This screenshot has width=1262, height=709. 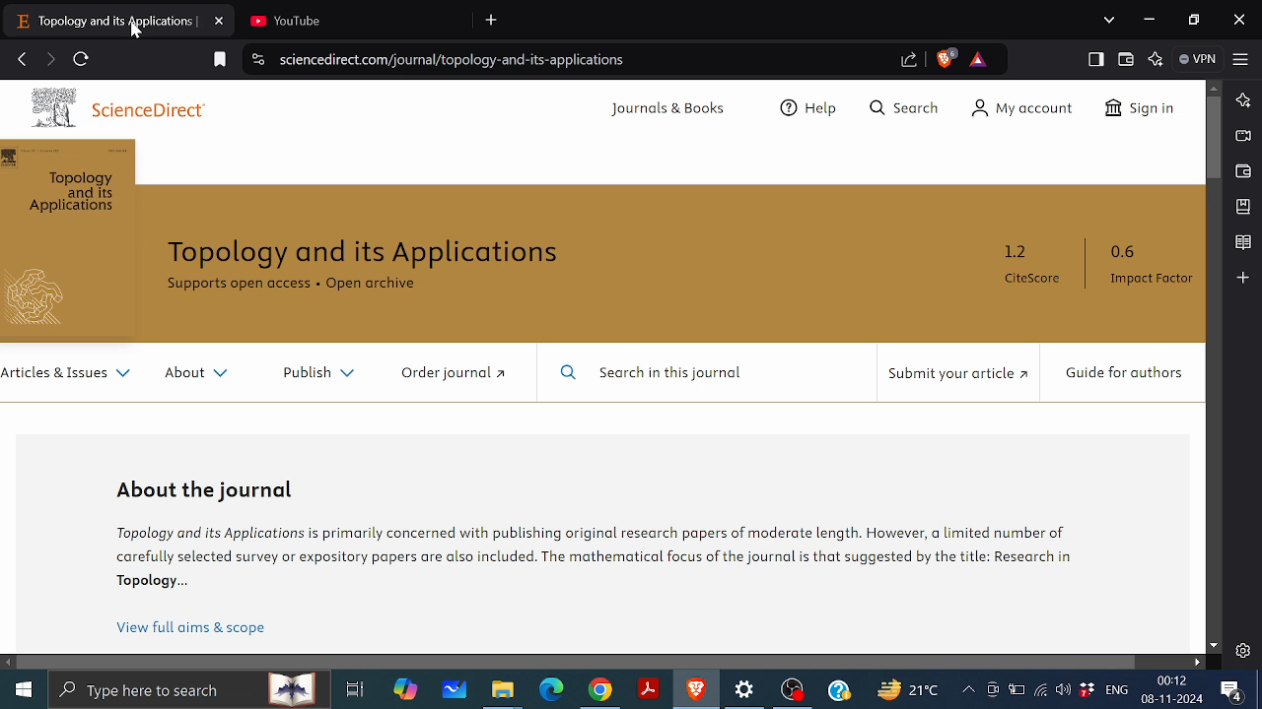 What do you see at coordinates (978, 59) in the screenshot?
I see `Rewards` at bounding box center [978, 59].